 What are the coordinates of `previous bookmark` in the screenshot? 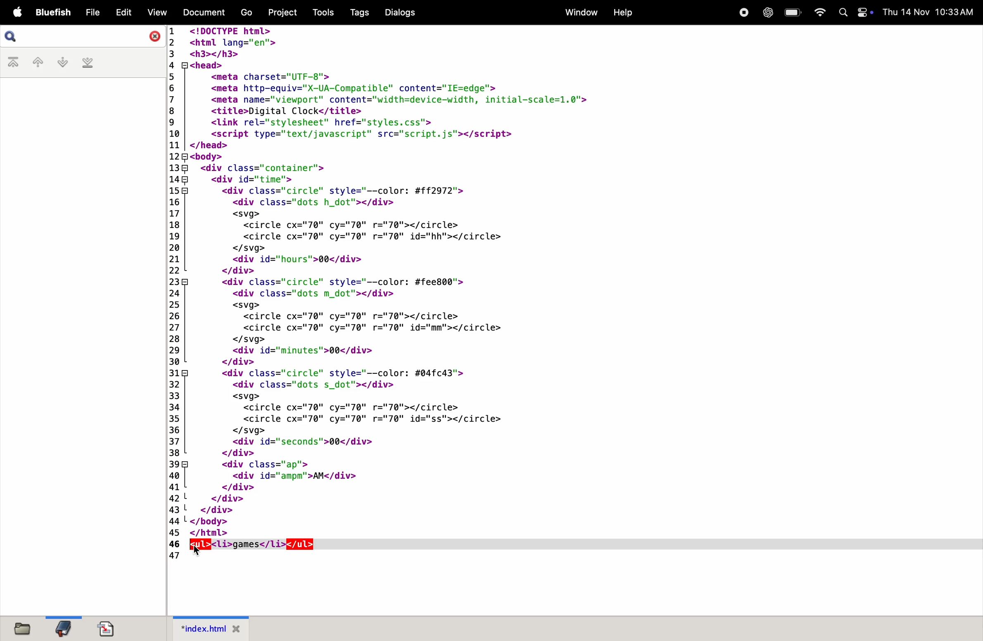 It's located at (35, 62).